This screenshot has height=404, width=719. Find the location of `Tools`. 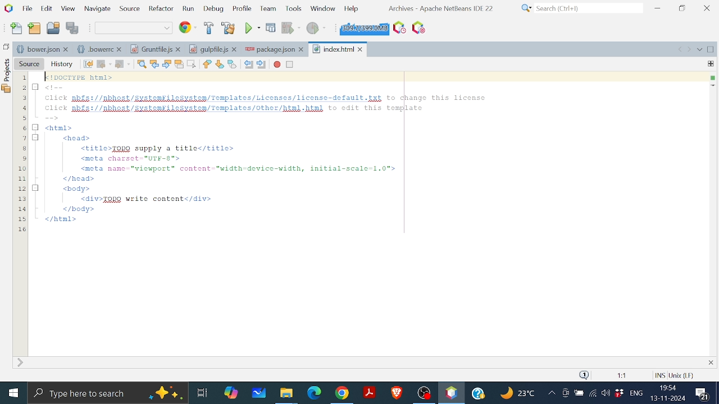

Tools is located at coordinates (294, 8).